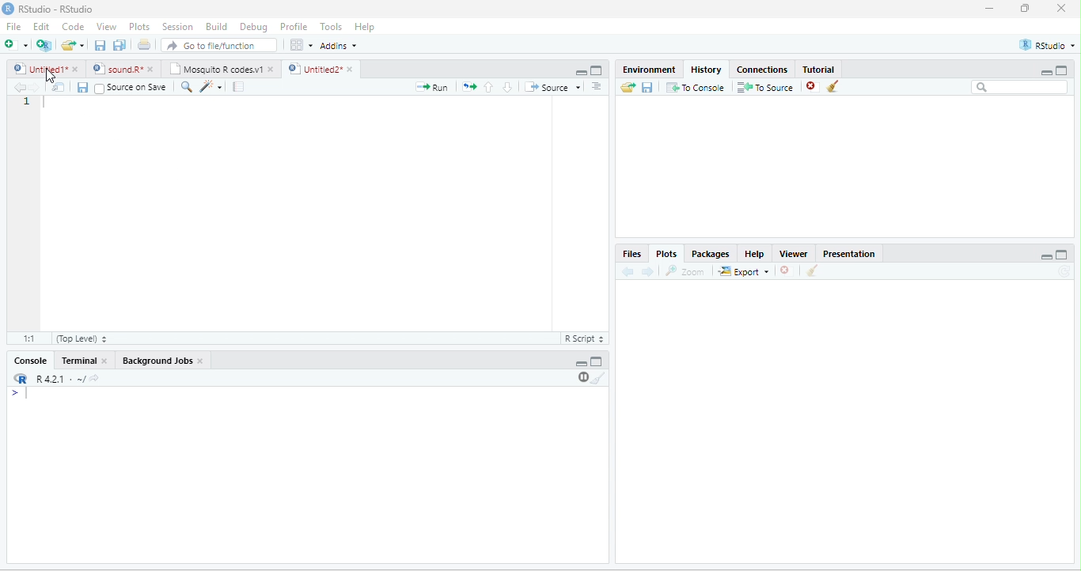 The width and height of the screenshot is (1081, 571). What do you see at coordinates (256, 28) in the screenshot?
I see `Debug` at bounding box center [256, 28].